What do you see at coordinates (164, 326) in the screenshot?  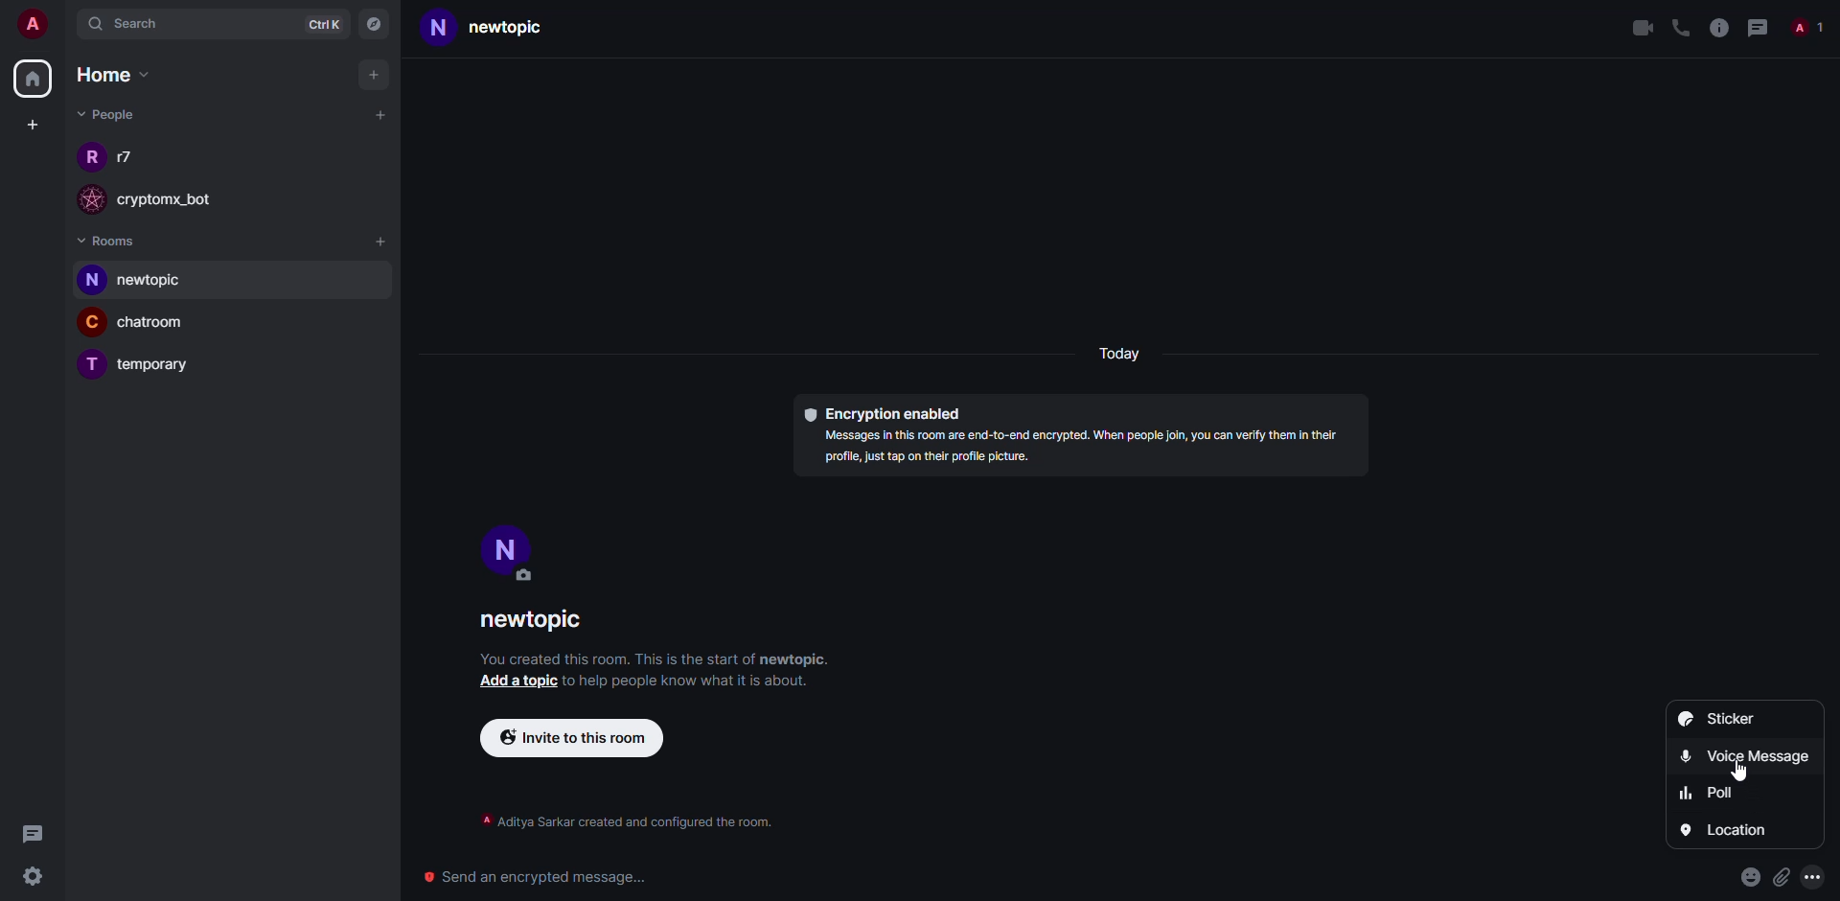 I see `room` at bounding box center [164, 326].